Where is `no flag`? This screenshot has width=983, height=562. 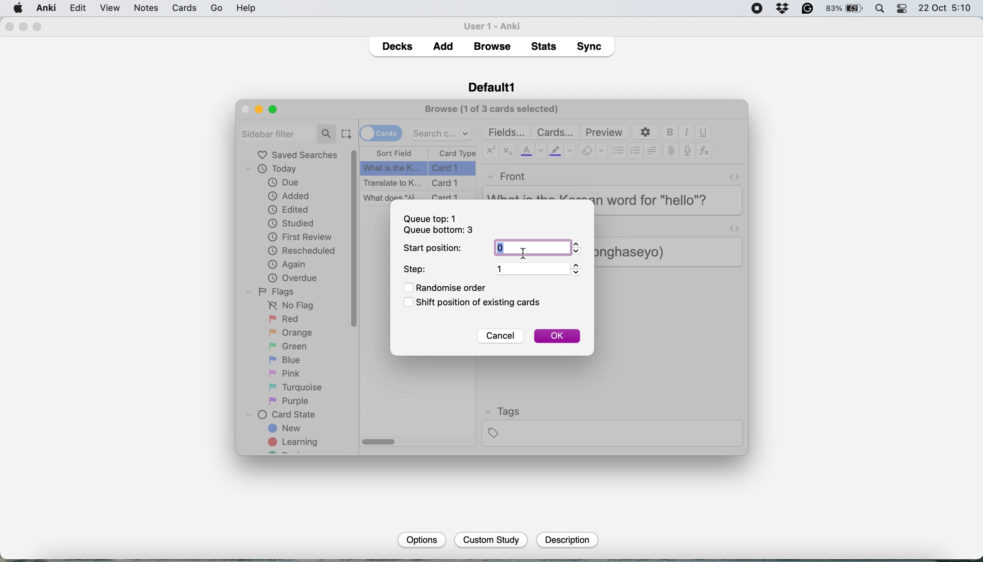 no flag is located at coordinates (289, 306).